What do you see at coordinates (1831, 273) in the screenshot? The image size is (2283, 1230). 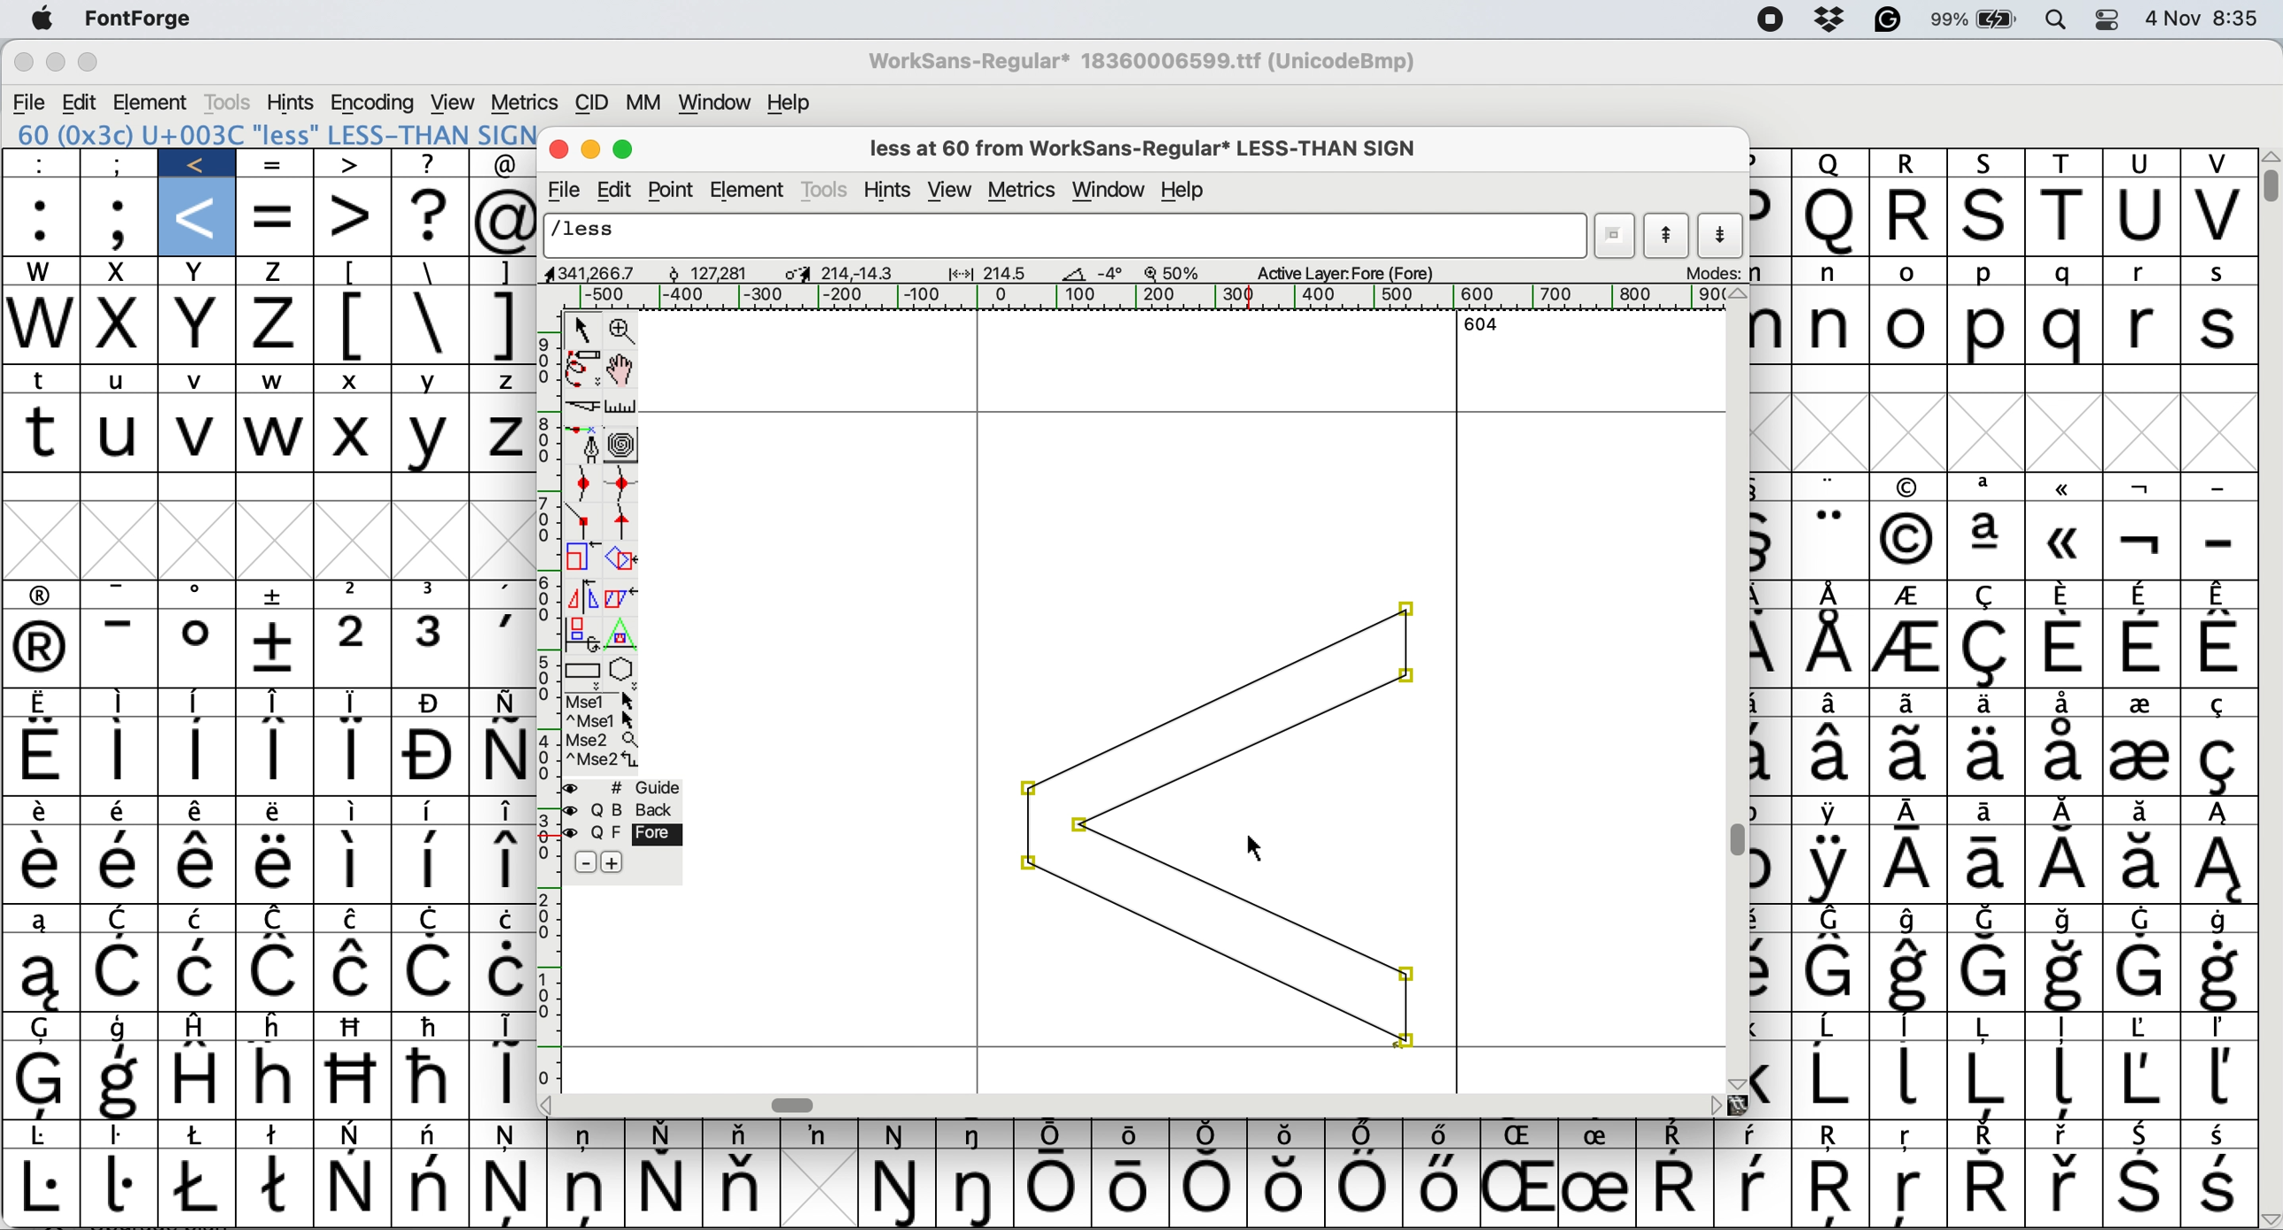 I see `n` at bounding box center [1831, 273].